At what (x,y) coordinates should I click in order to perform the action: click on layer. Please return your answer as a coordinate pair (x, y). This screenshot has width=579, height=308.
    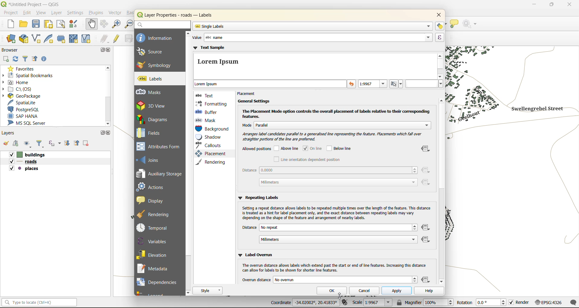
    Looking at the image, I should click on (56, 14).